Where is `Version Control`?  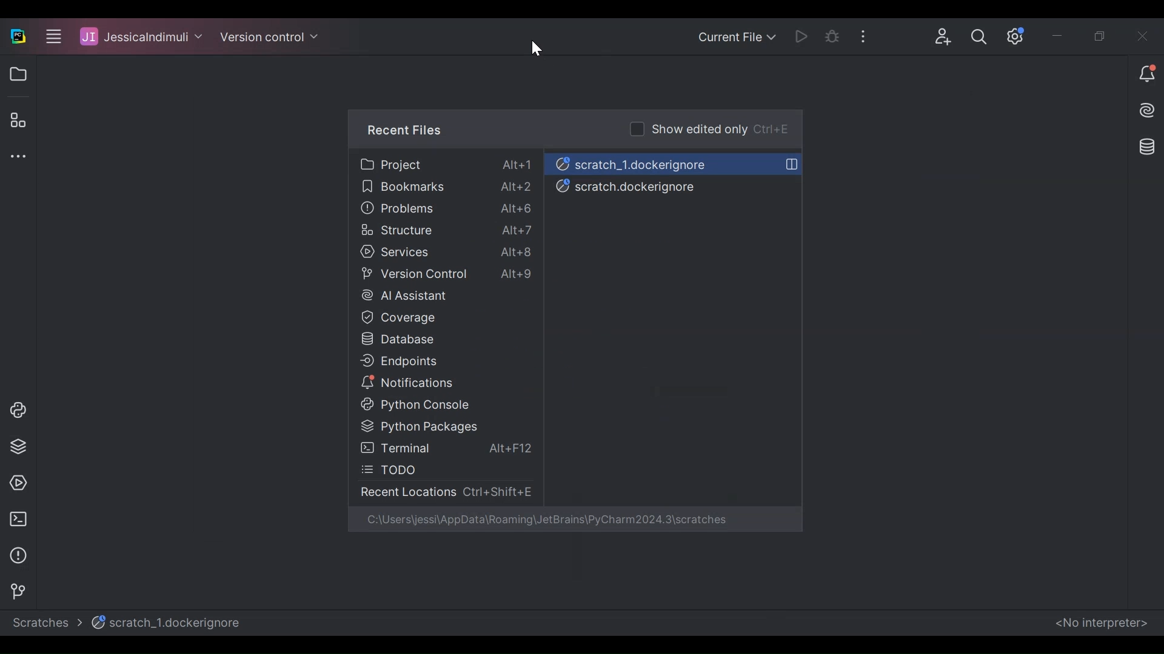
Version Control is located at coordinates (13, 590).